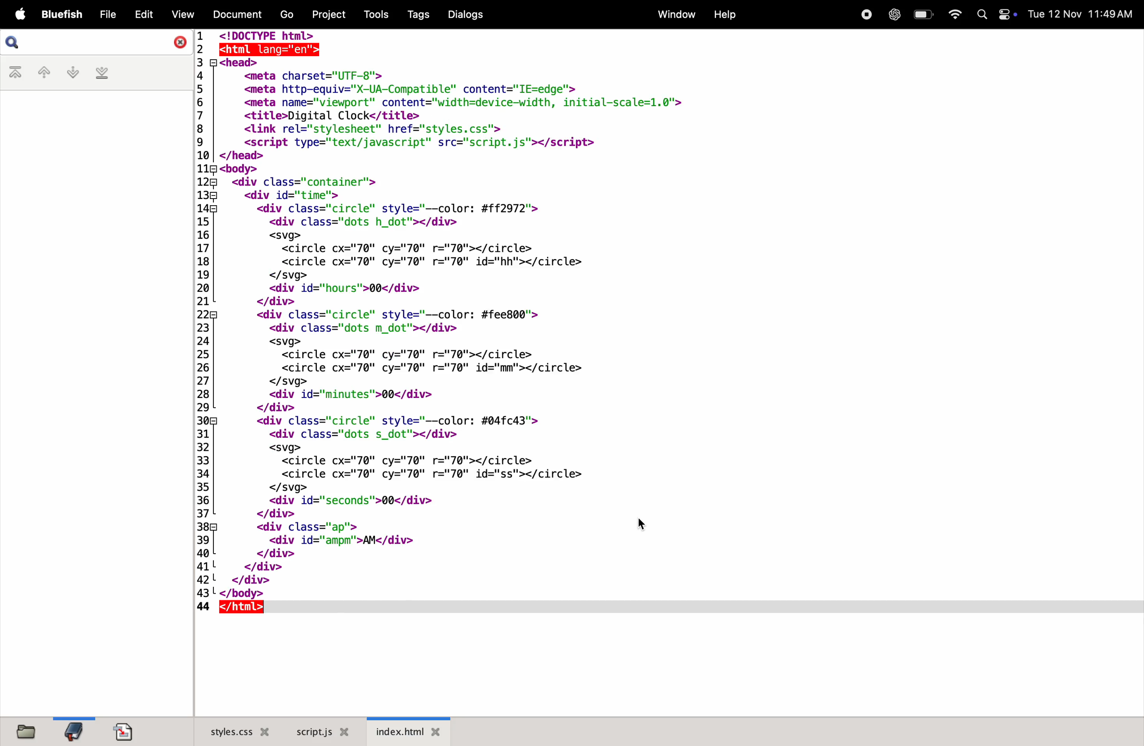 The height and width of the screenshot is (746, 1144). What do you see at coordinates (62, 15) in the screenshot?
I see `bluefish menu` at bounding box center [62, 15].